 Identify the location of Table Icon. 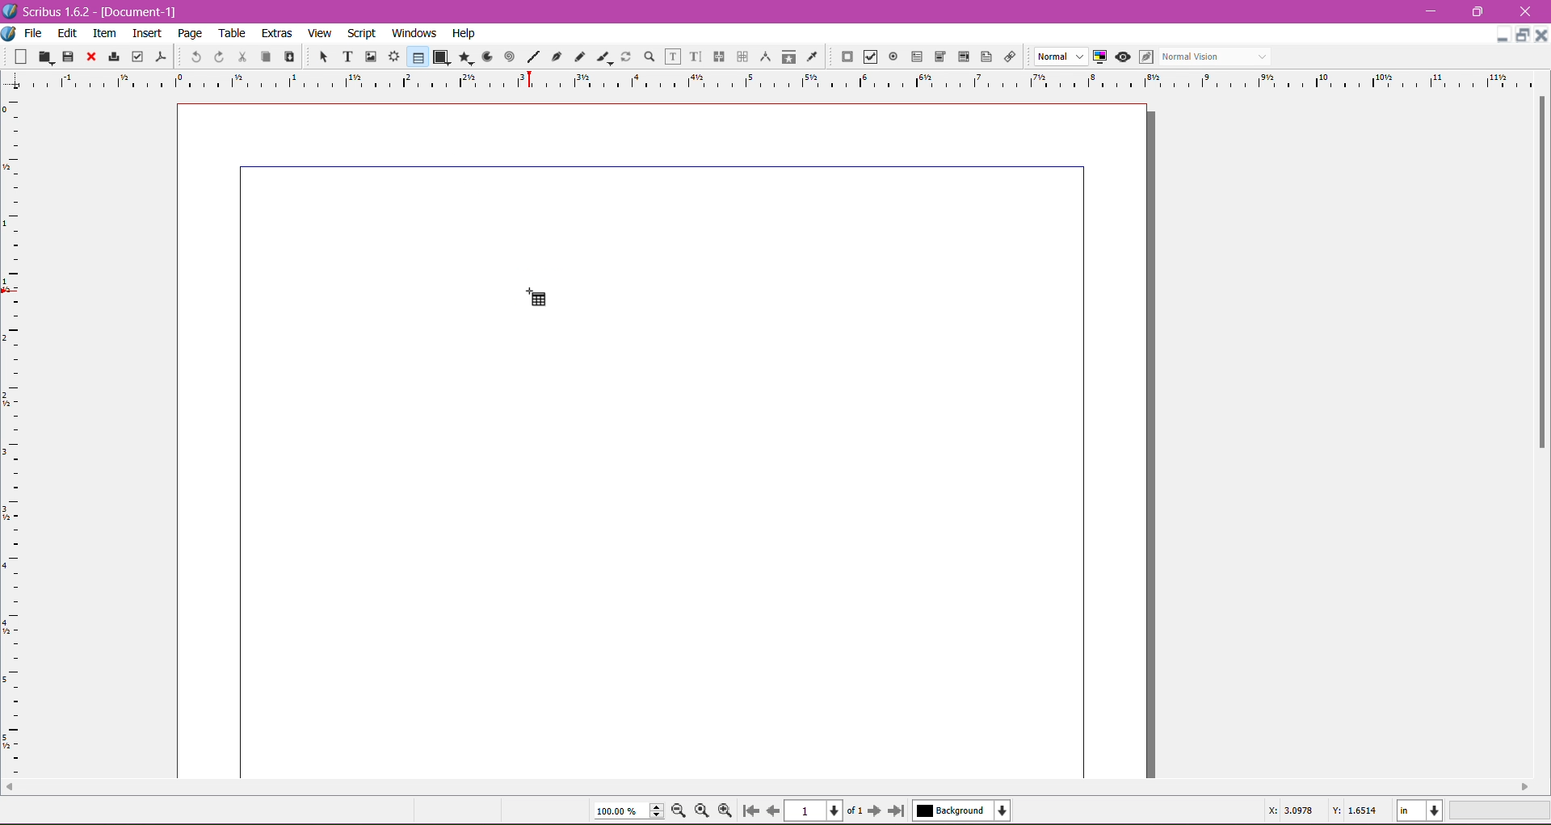
(542, 295).